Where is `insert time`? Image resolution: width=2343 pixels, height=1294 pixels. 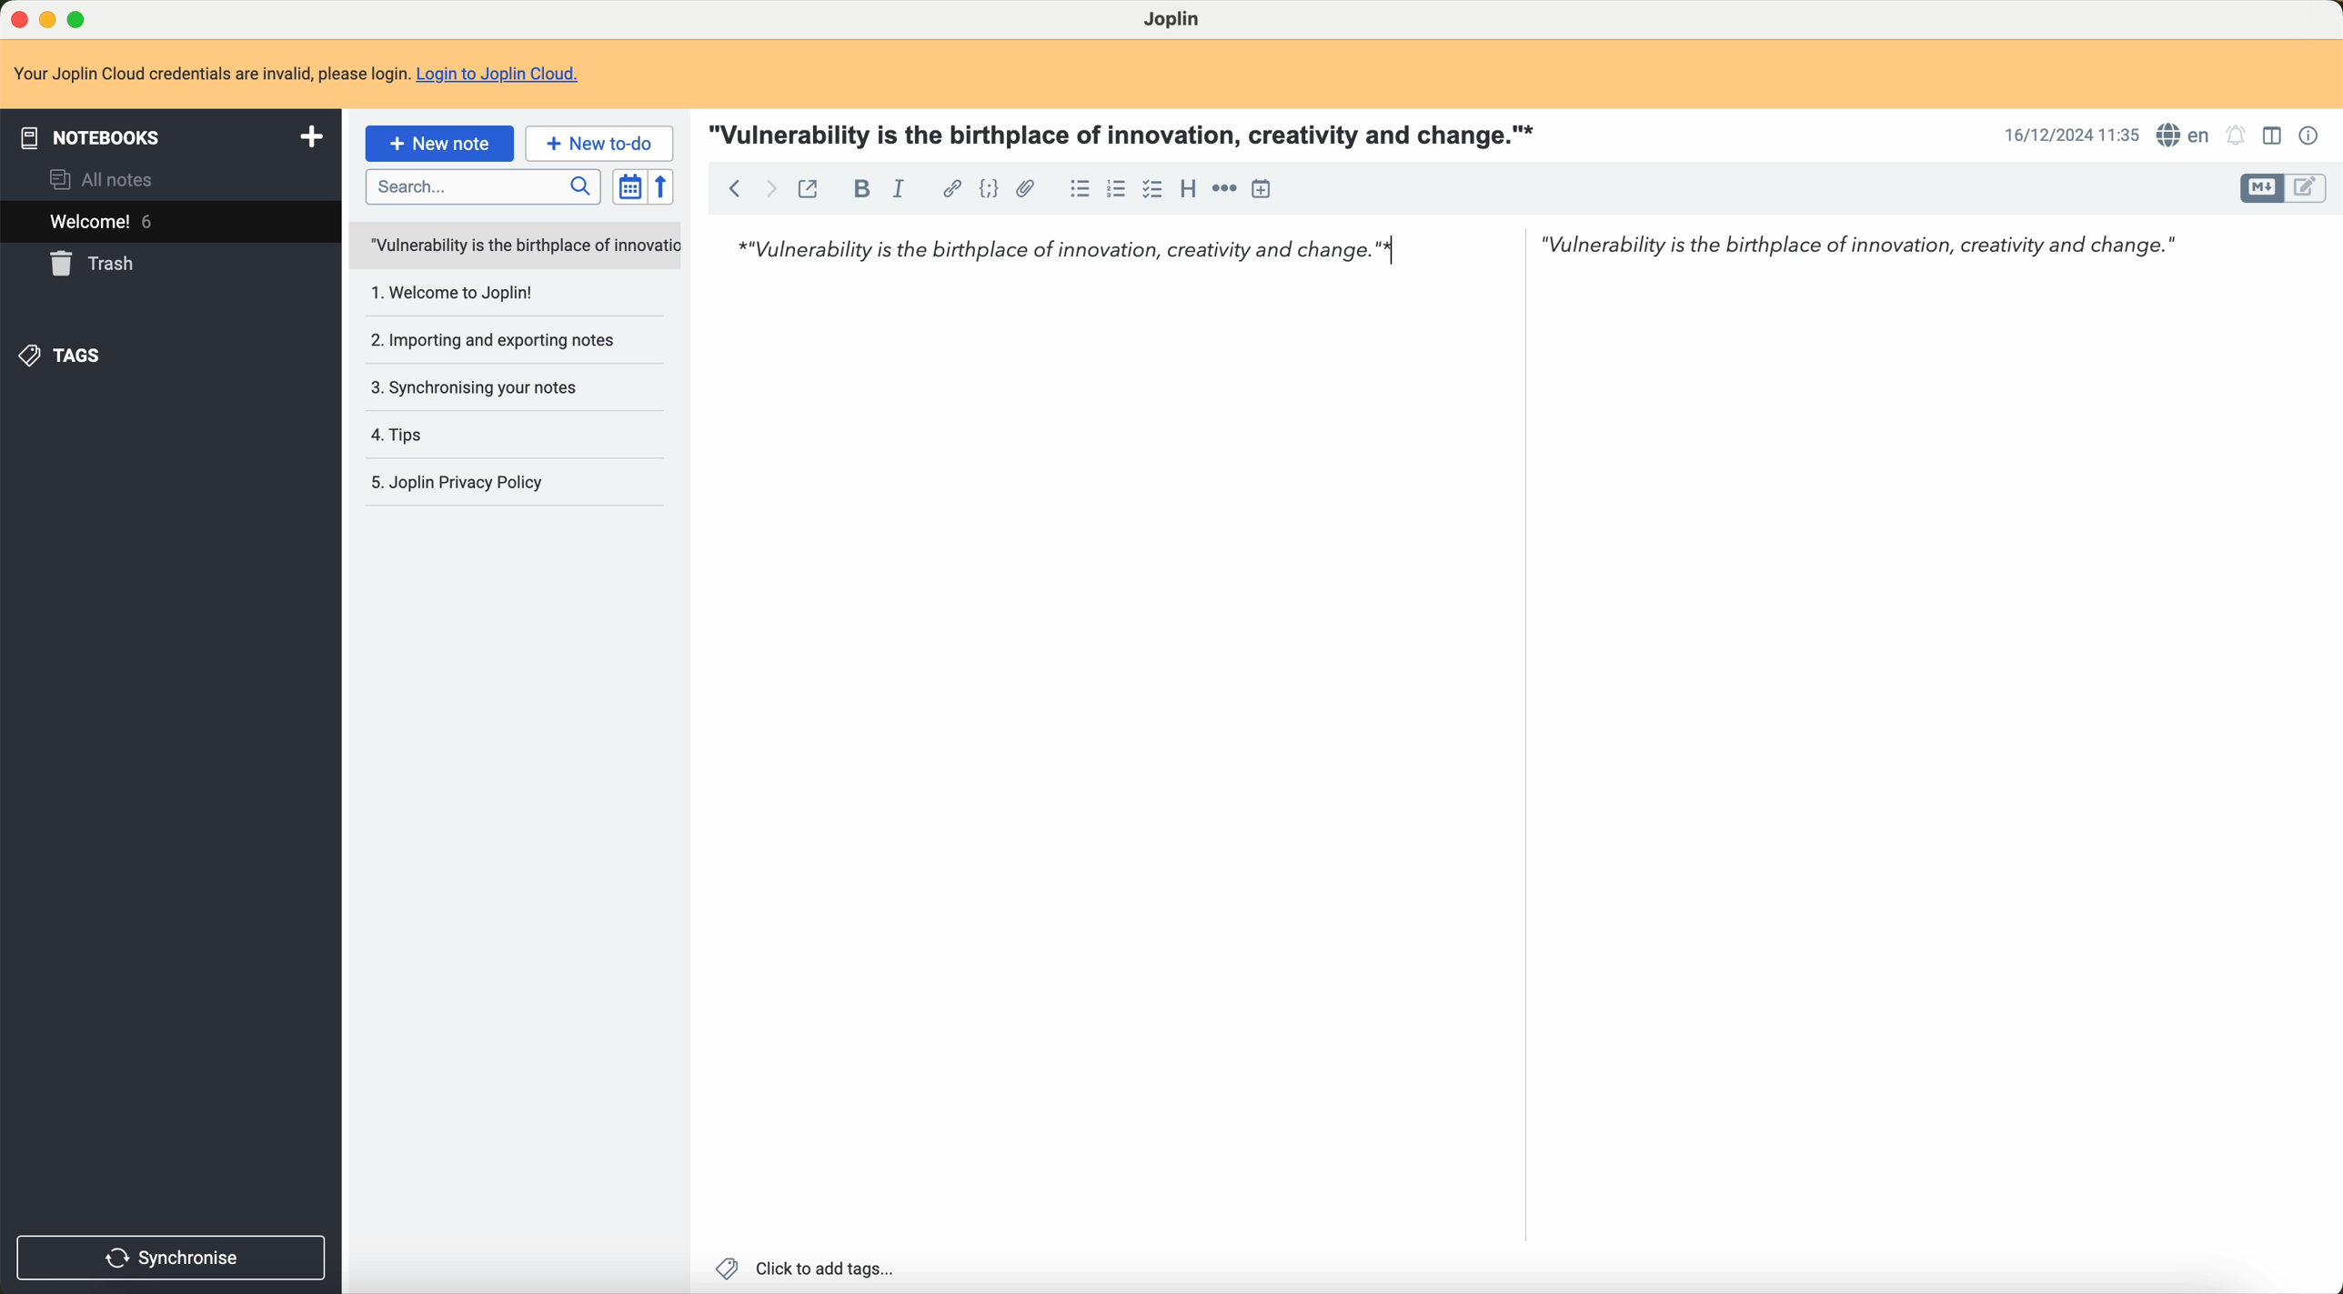 insert time is located at coordinates (1270, 188).